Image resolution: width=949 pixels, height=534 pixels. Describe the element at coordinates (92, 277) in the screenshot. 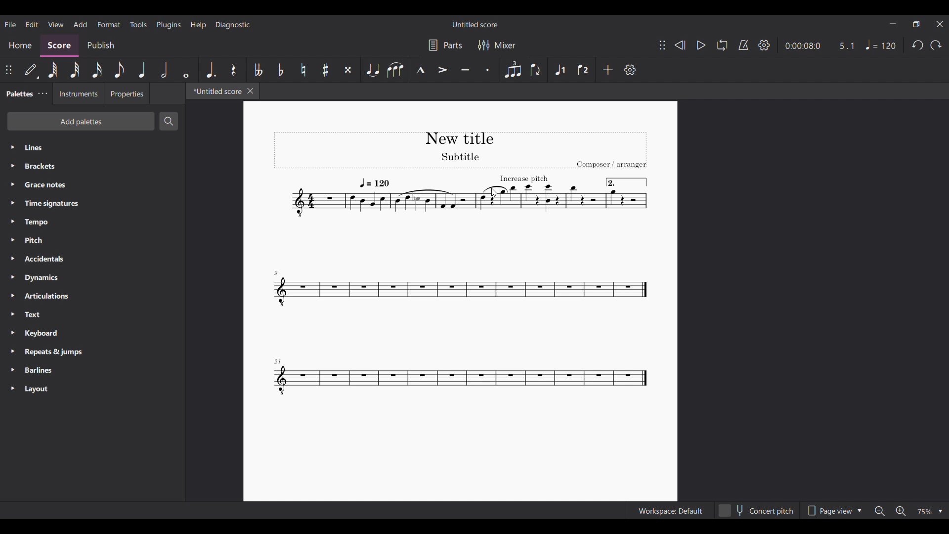

I see `Dynamics` at that location.